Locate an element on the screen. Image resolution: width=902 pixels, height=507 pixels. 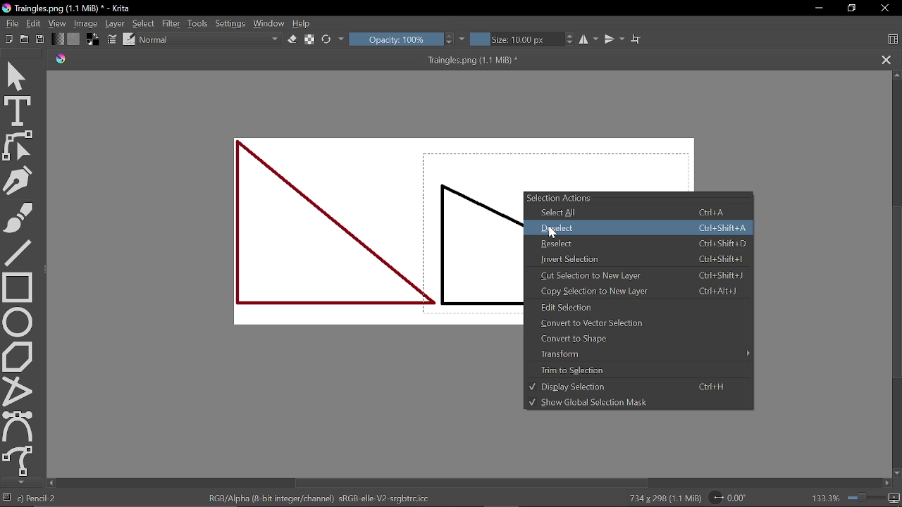
Window is located at coordinates (269, 23).